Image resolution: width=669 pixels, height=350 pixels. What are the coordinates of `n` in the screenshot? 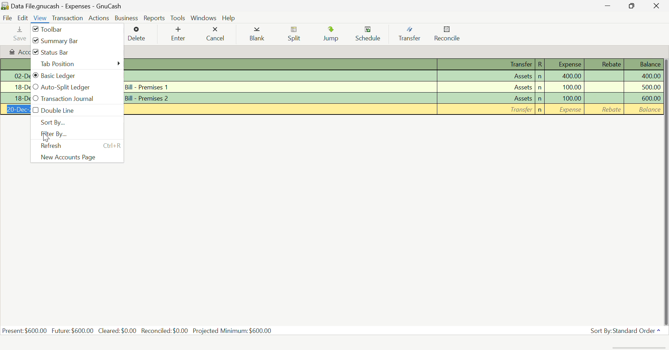 It's located at (540, 88).